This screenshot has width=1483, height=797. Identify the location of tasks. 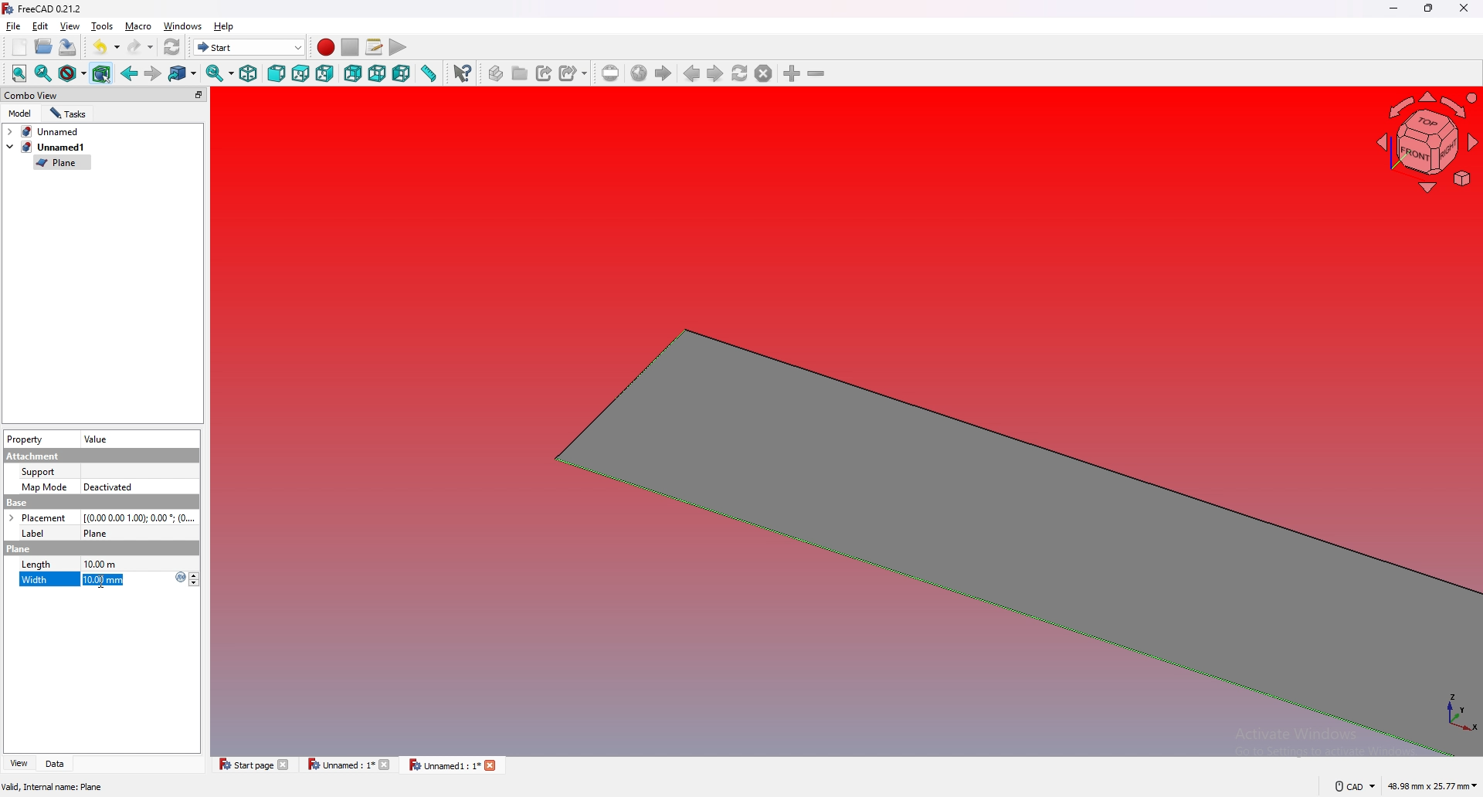
(69, 114).